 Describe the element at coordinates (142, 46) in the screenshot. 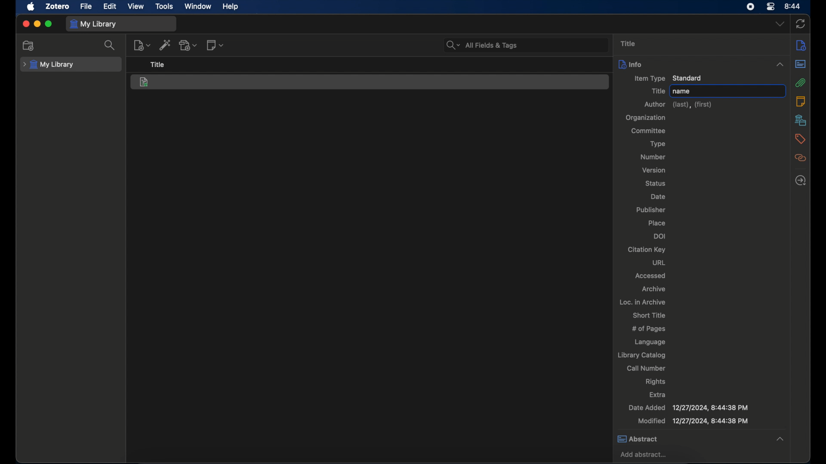

I see `new item` at that location.